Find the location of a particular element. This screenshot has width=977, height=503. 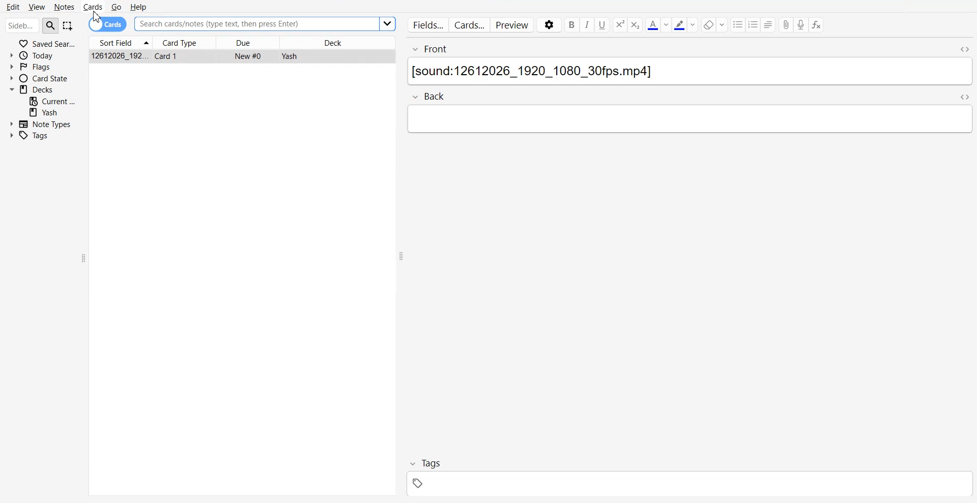

Equations is located at coordinates (817, 25).